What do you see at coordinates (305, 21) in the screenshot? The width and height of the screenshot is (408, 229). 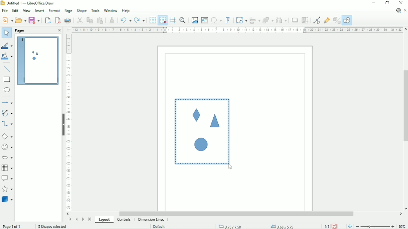 I see `Crop image` at bounding box center [305, 21].